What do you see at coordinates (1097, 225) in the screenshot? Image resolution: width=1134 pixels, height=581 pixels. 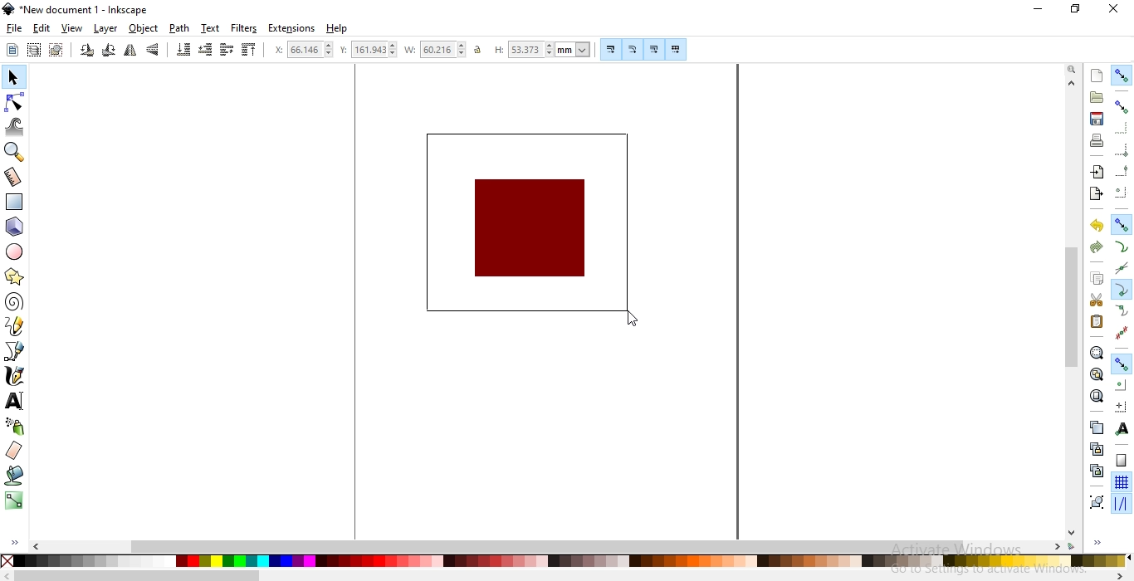 I see `undo an action` at bounding box center [1097, 225].